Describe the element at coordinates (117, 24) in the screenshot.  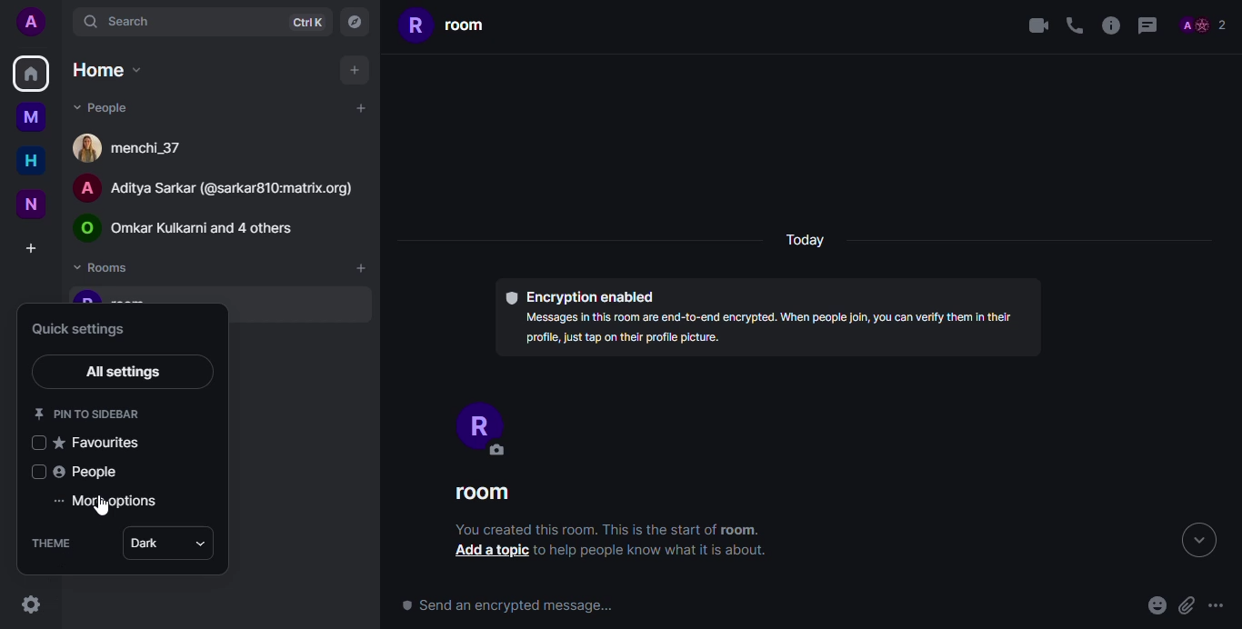
I see `search` at that location.